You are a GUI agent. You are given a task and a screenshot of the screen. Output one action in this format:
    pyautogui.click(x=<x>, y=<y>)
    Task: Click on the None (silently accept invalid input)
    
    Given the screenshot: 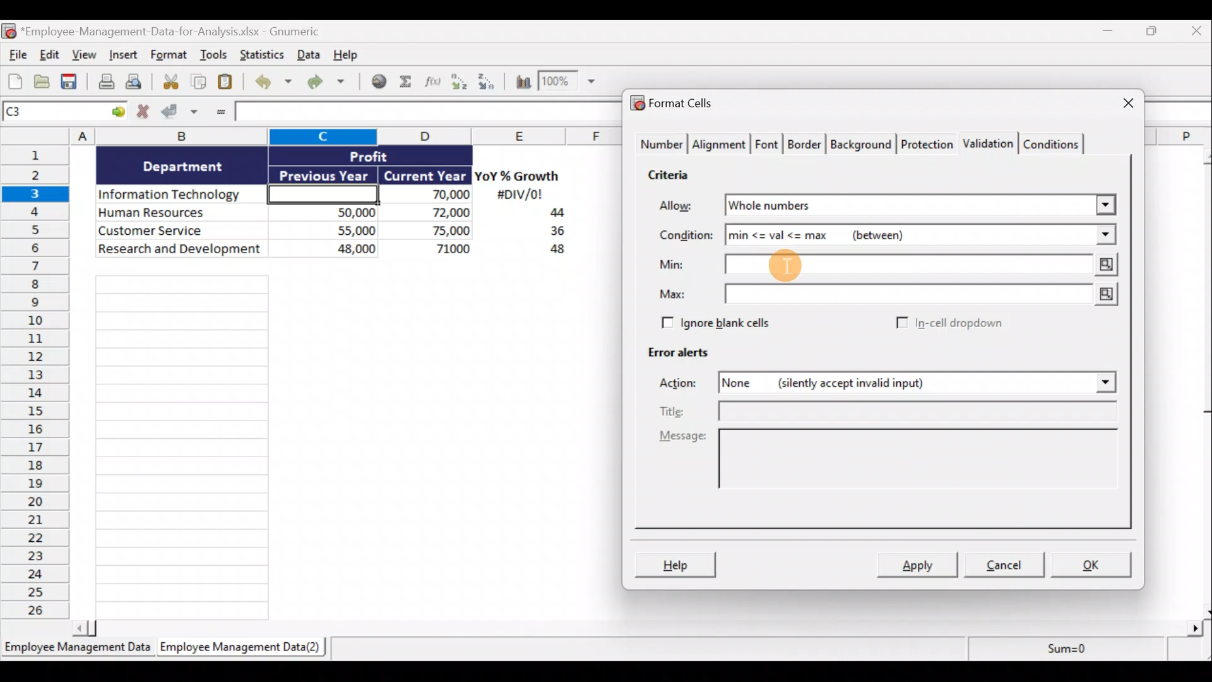 What is the action you would take?
    pyautogui.click(x=875, y=385)
    